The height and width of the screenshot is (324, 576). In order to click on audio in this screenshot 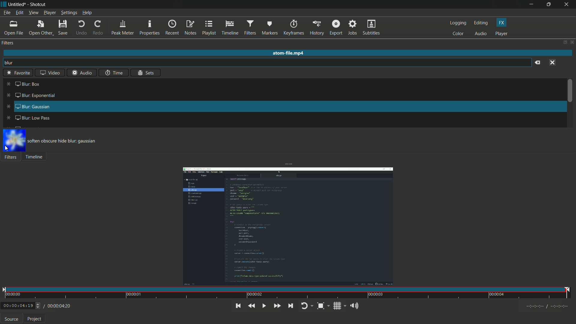, I will do `click(481, 34)`.